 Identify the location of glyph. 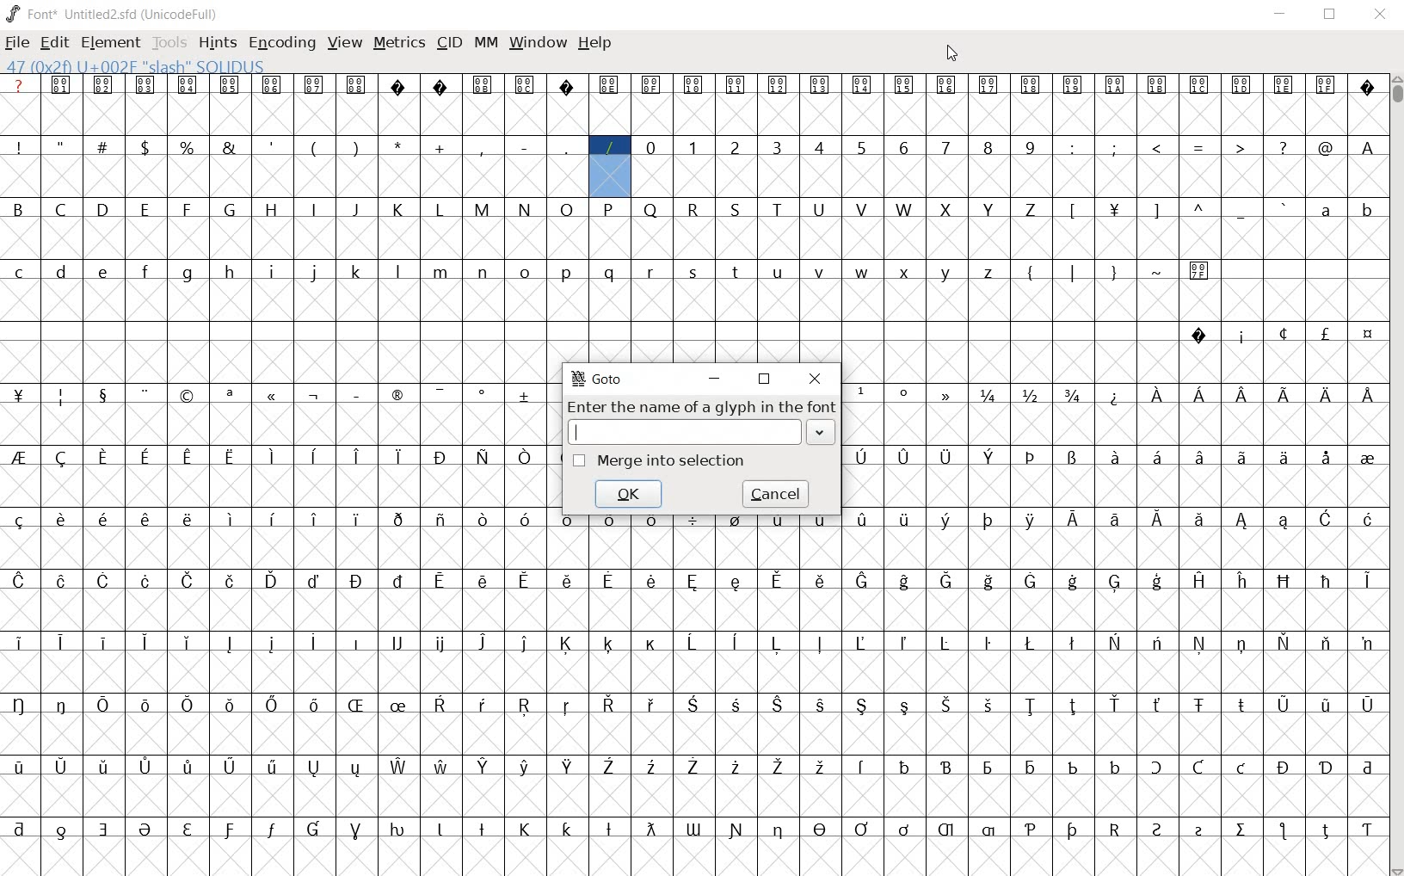
(1369, 335).